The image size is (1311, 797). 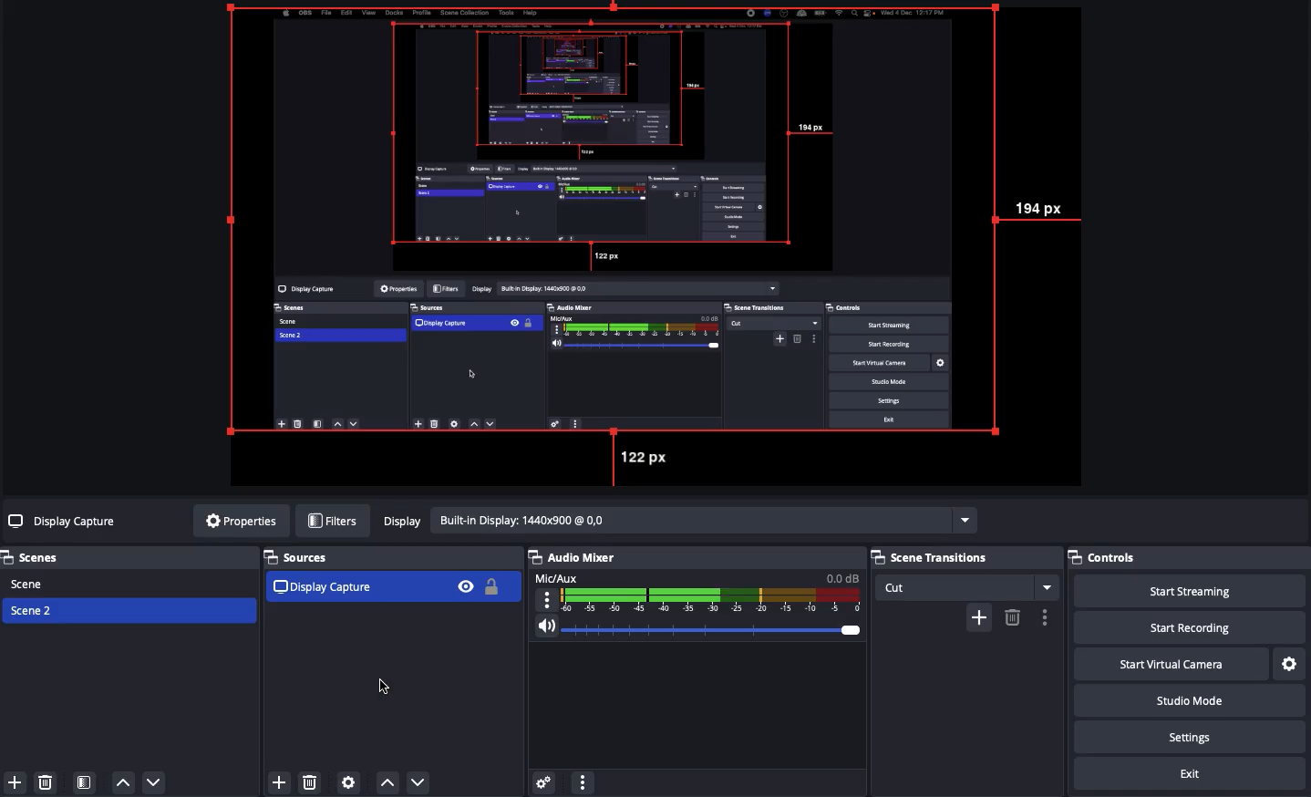 What do you see at coordinates (241, 520) in the screenshot?
I see `Properties` at bounding box center [241, 520].